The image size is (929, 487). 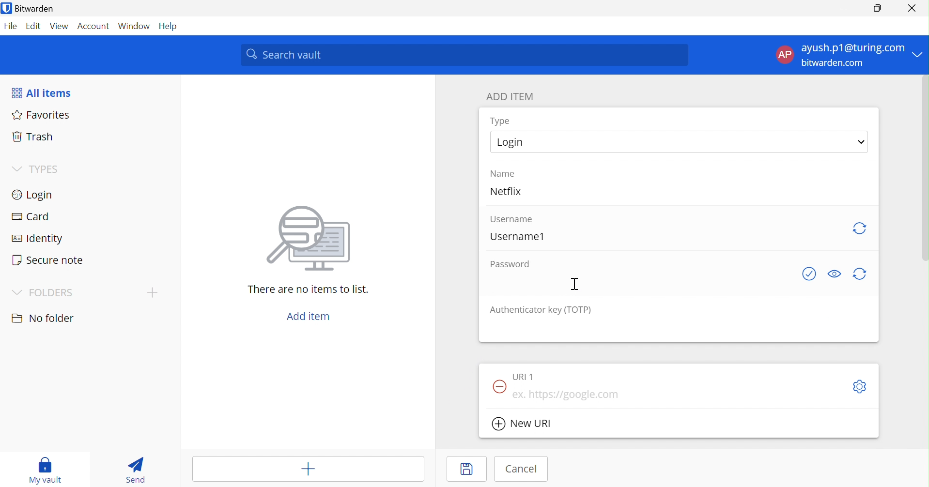 I want to click on Username, so click(x=512, y=220).